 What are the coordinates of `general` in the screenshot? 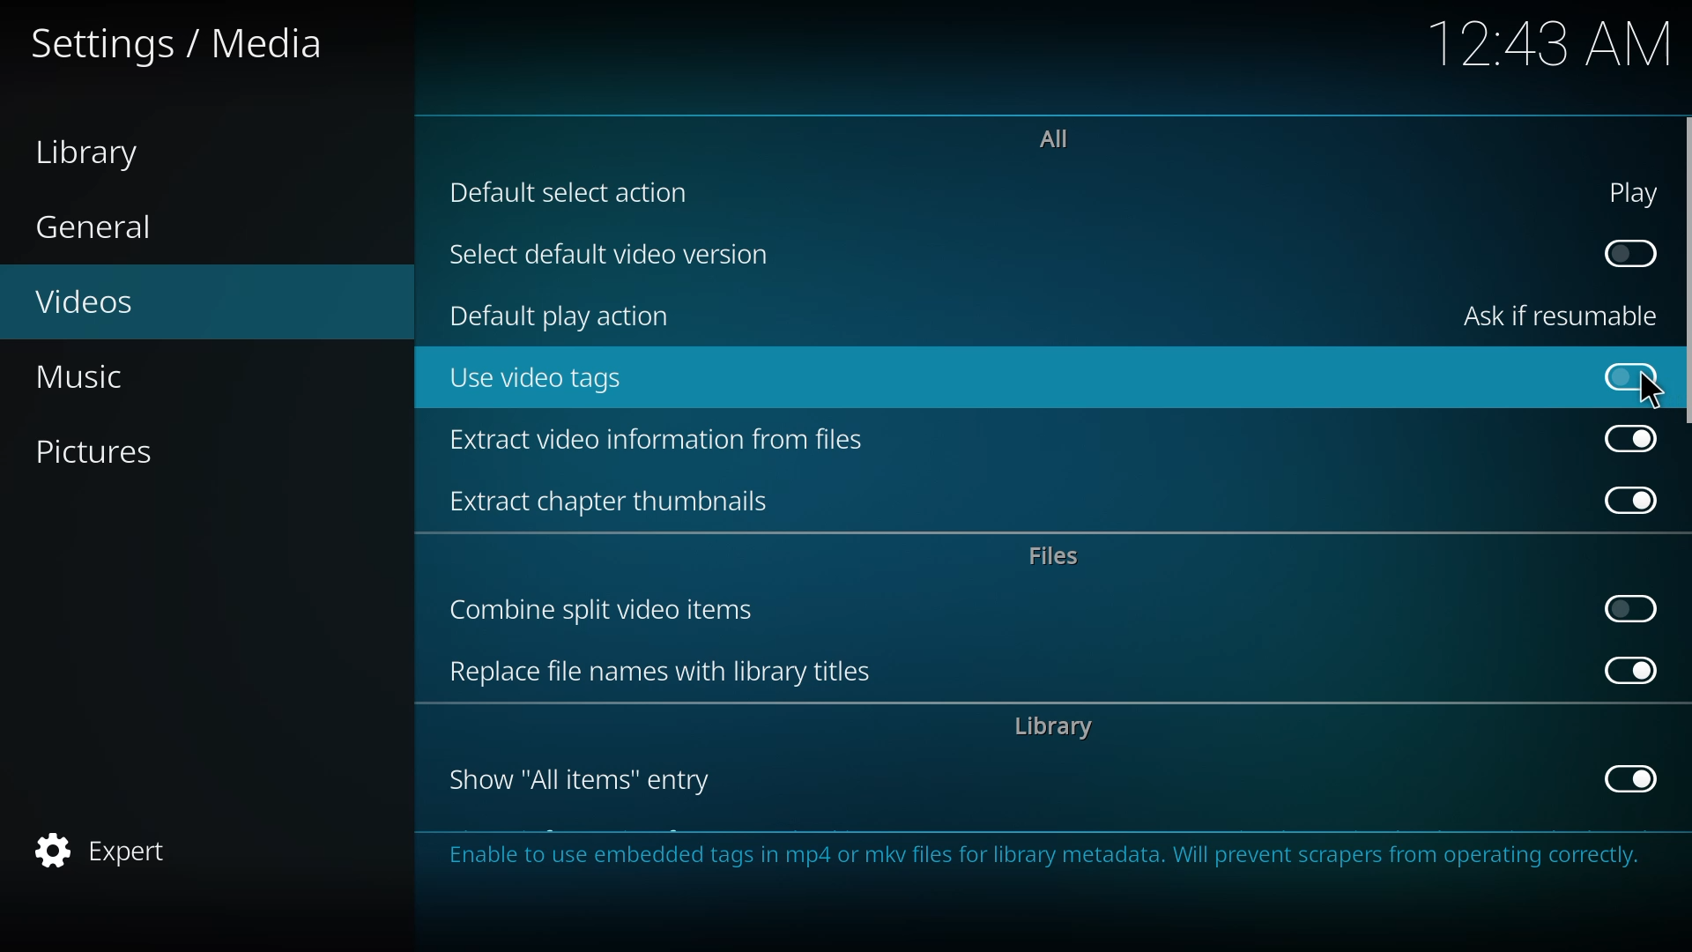 It's located at (99, 229).